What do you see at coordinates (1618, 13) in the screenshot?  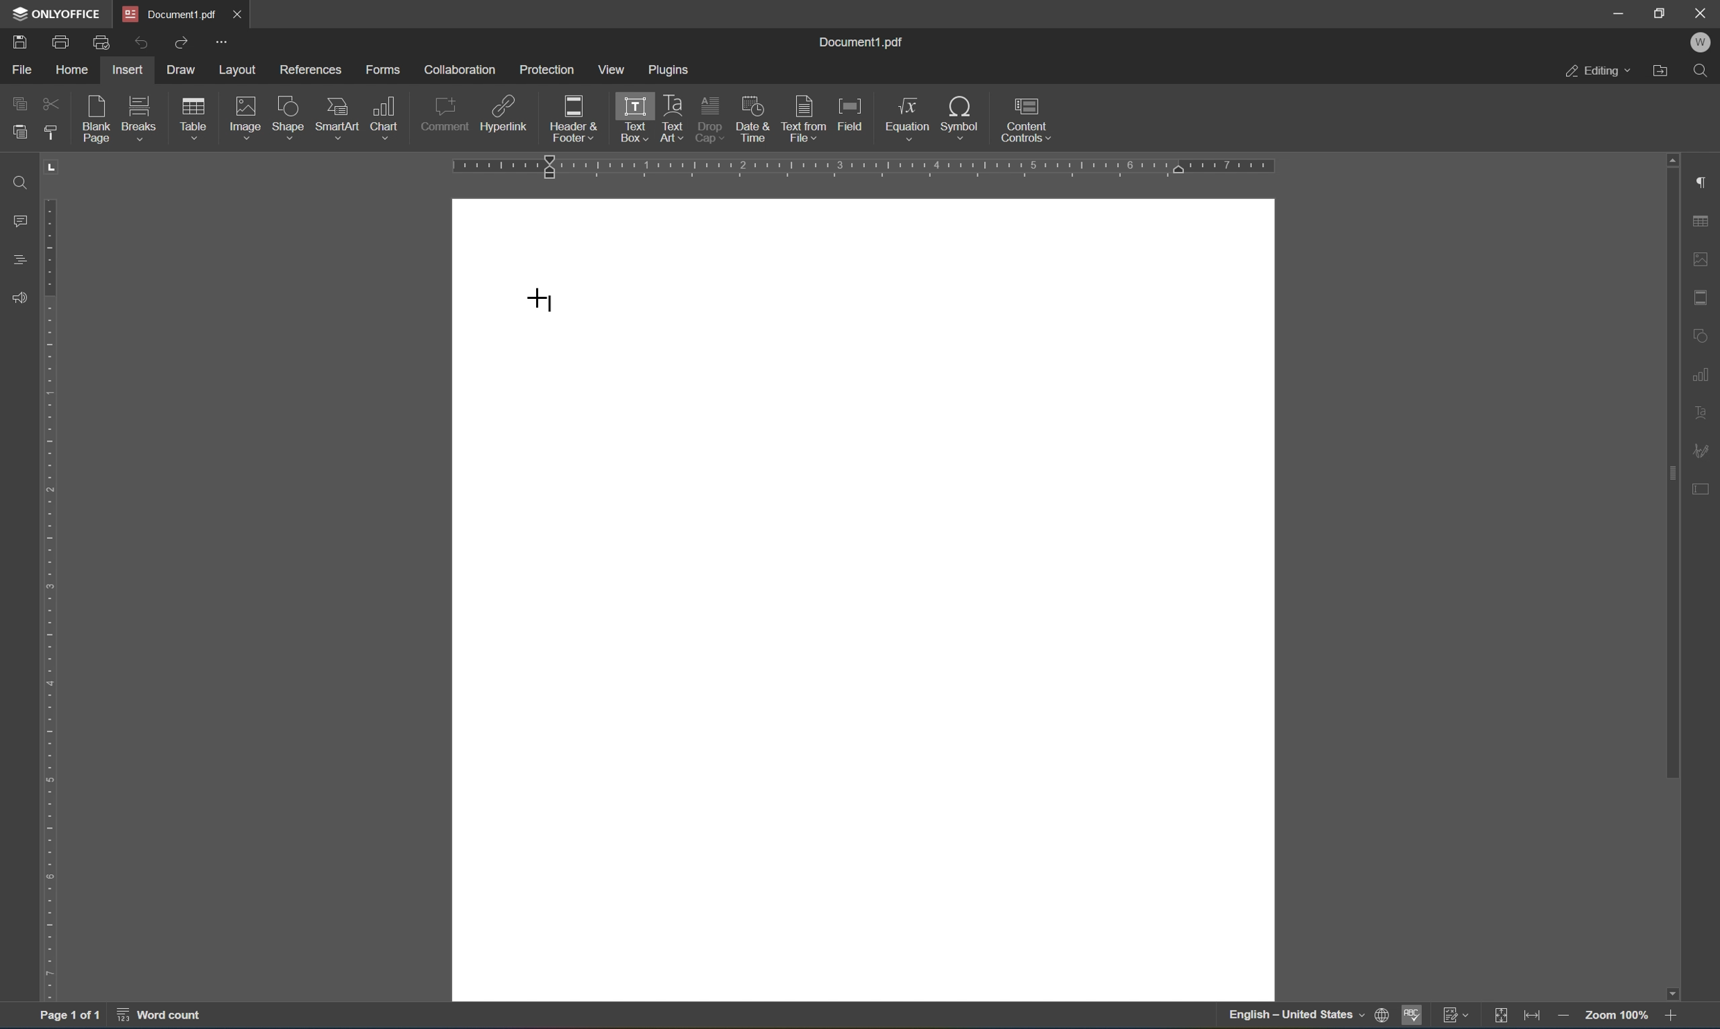 I see `Minimize` at bounding box center [1618, 13].